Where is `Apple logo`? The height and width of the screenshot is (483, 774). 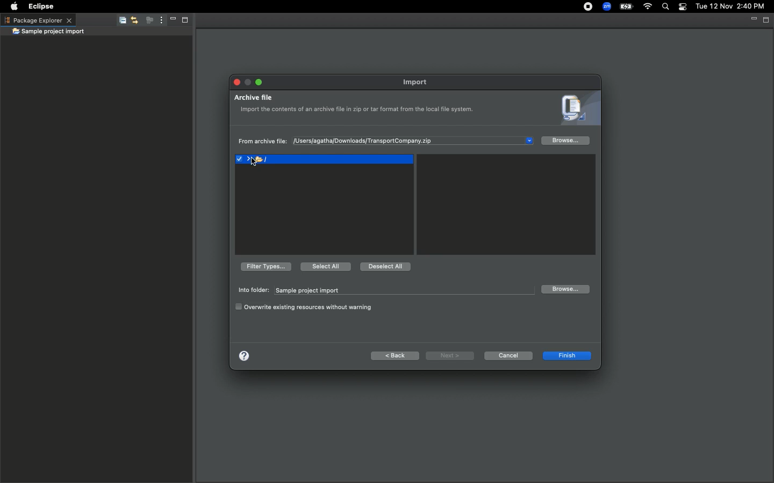
Apple logo is located at coordinates (14, 5).